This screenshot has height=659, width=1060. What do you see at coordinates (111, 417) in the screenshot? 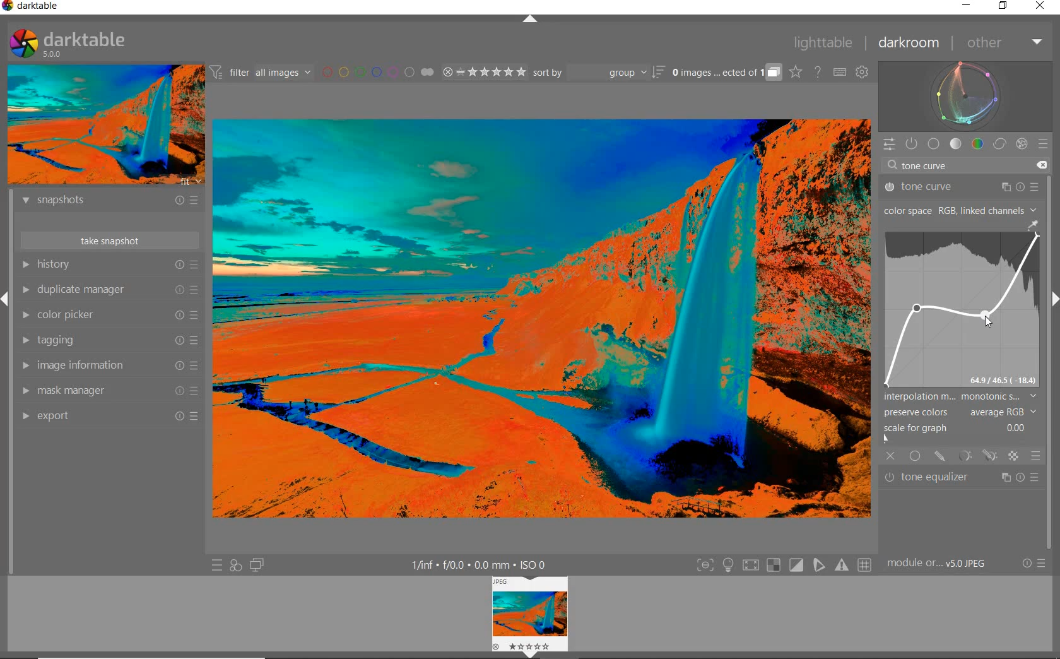
I see `export` at bounding box center [111, 417].